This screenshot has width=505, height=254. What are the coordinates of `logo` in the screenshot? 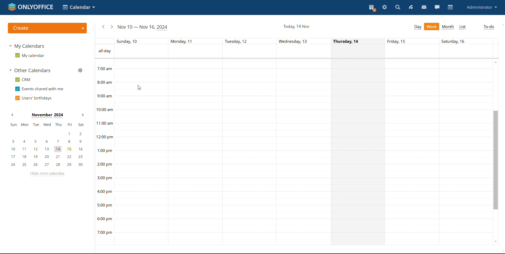 It's located at (31, 7).